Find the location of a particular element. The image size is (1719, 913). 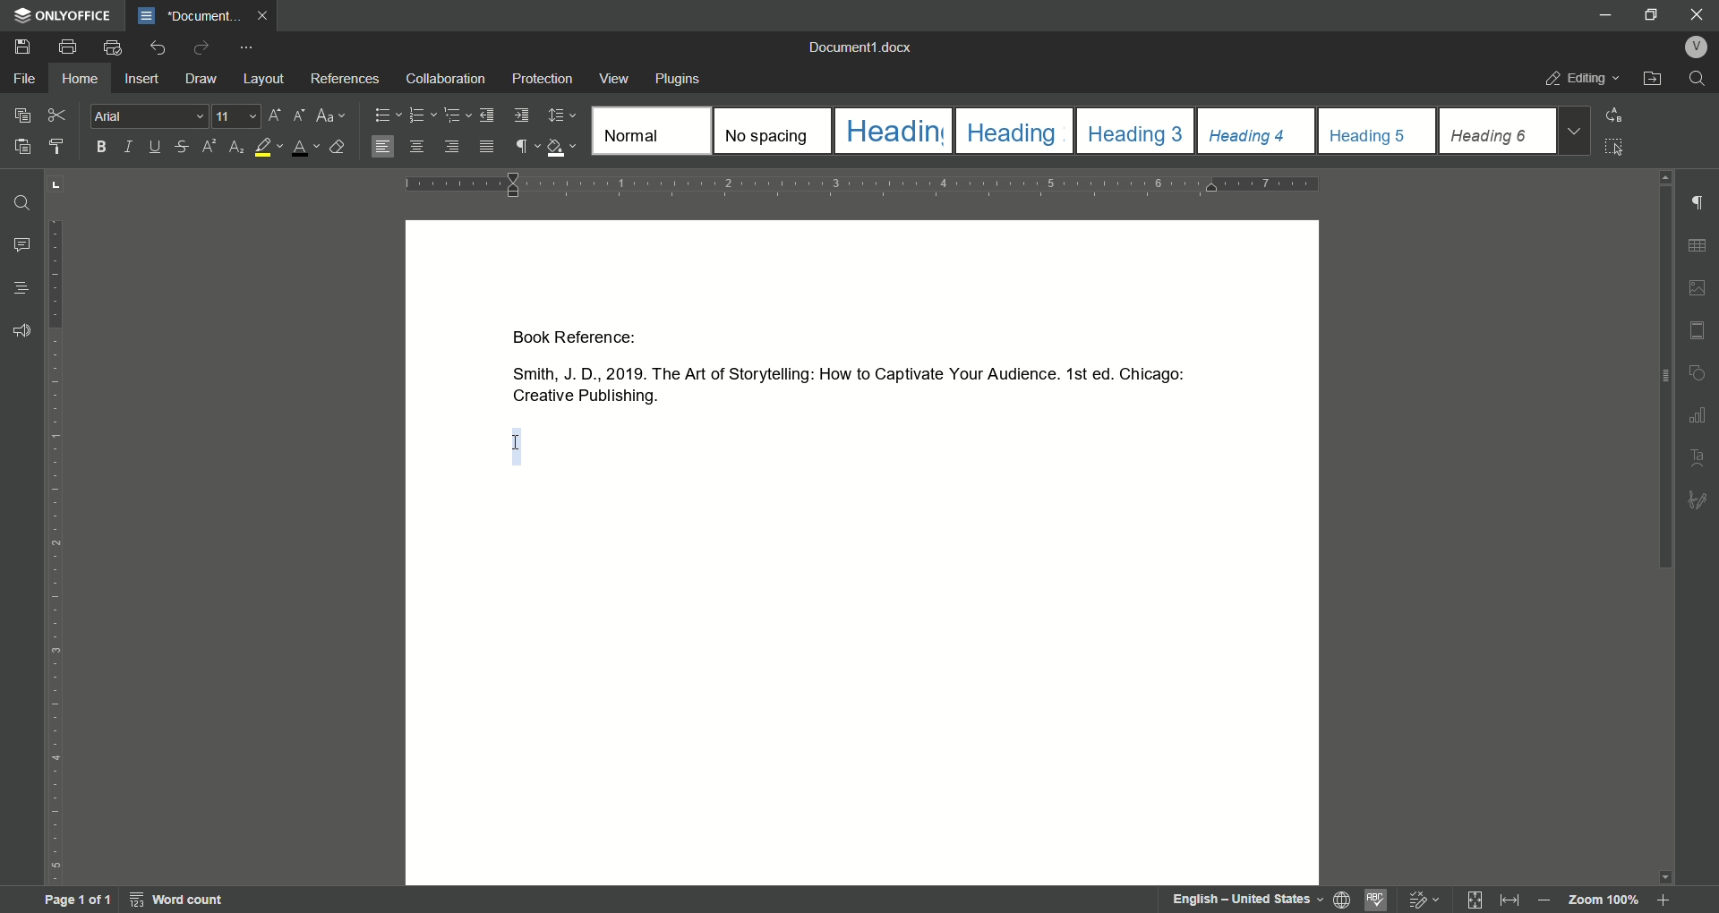

paragraph settings is located at coordinates (1698, 203).